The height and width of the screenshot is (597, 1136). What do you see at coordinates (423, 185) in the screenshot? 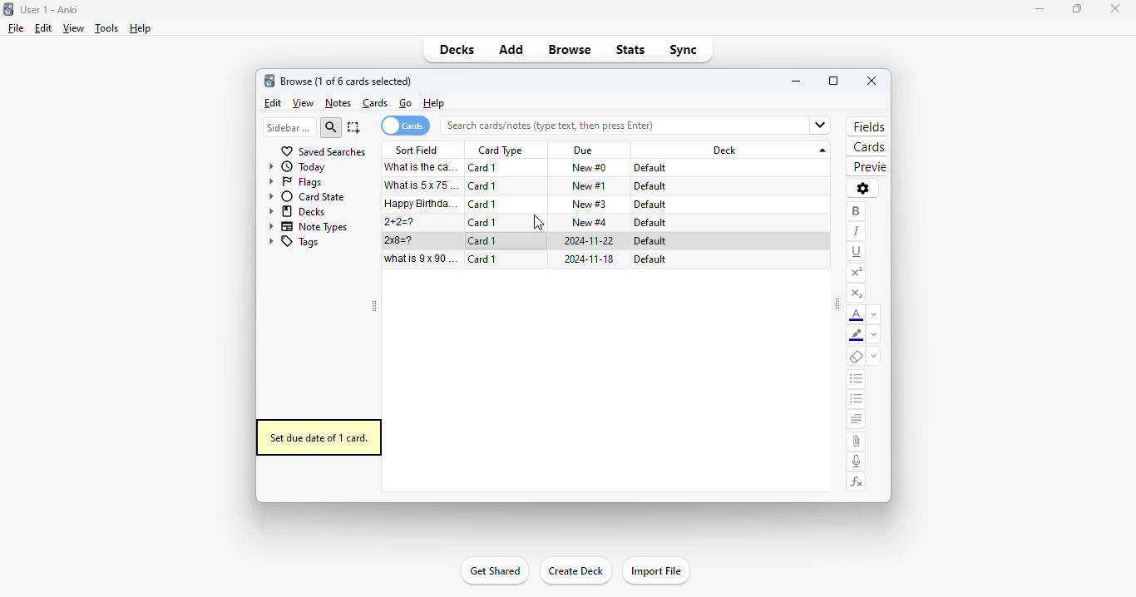
I see `what is 5x75=?` at bounding box center [423, 185].